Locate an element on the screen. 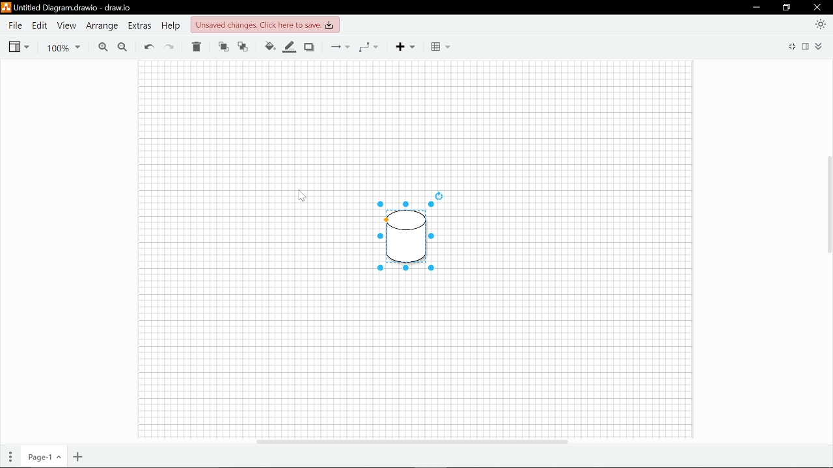  Current window is located at coordinates (65, 8).